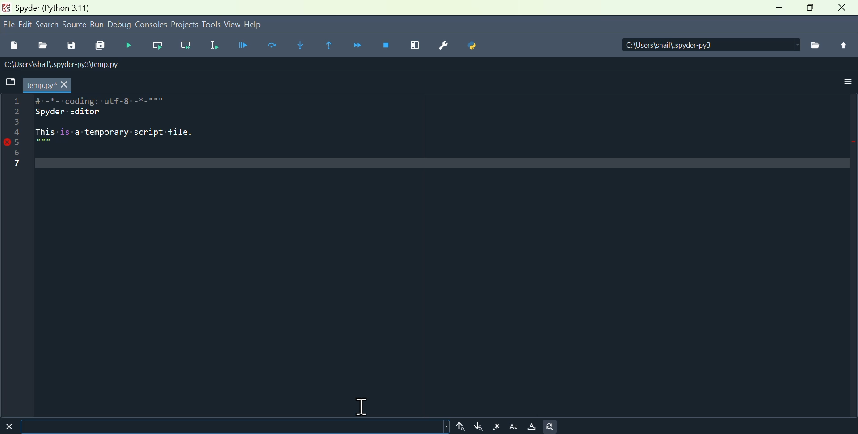 The height and width of the screenshot is (434, 858). What do you see at coordinates (442, 46) in the screenshot?
I see `Preferences` at bounding box center [442, 46].